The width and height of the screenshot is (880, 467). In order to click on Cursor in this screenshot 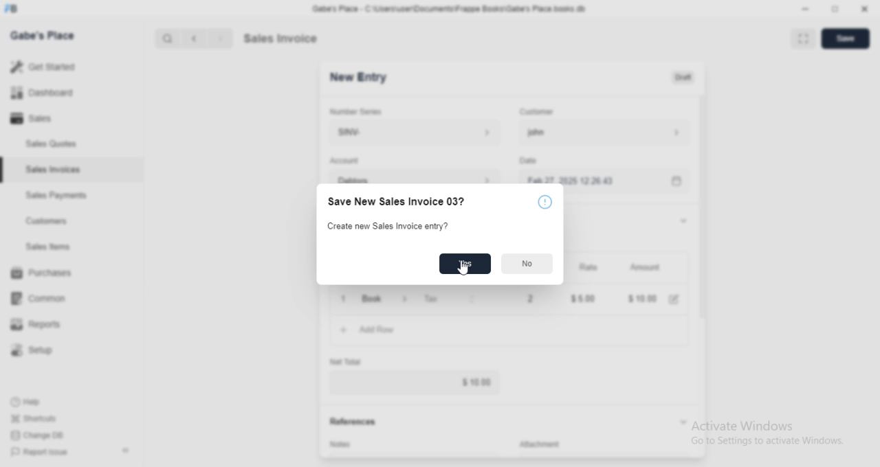, I will do `click(464, 267)`.